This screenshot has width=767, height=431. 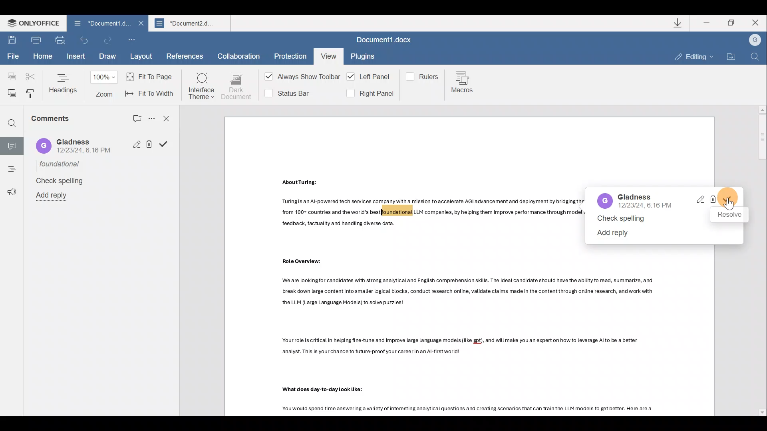 I want to click on Home, so click(x=42, y=56).